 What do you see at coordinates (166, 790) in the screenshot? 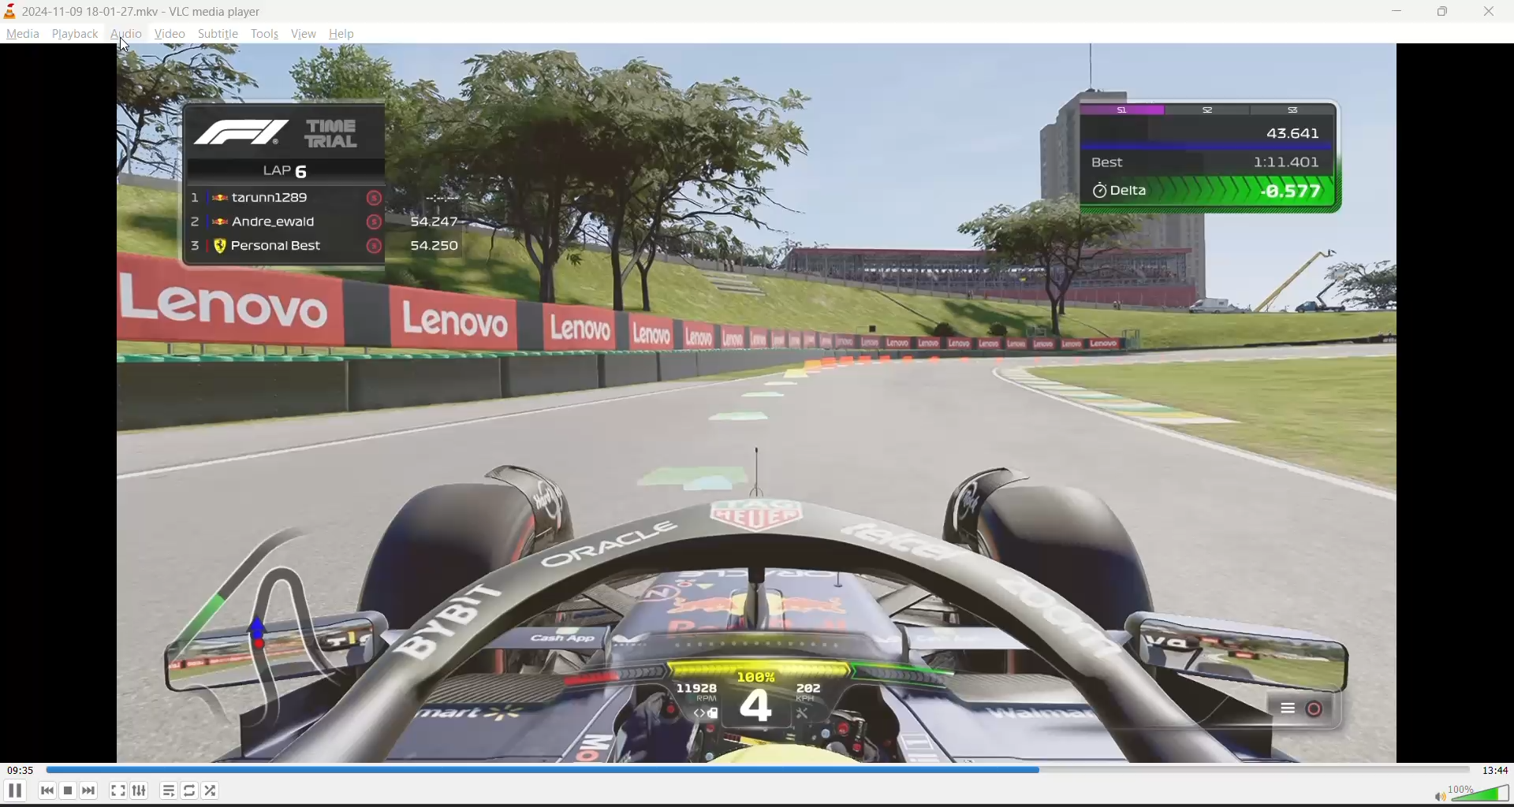
I see `playlist` at bounding box center [166, 790].